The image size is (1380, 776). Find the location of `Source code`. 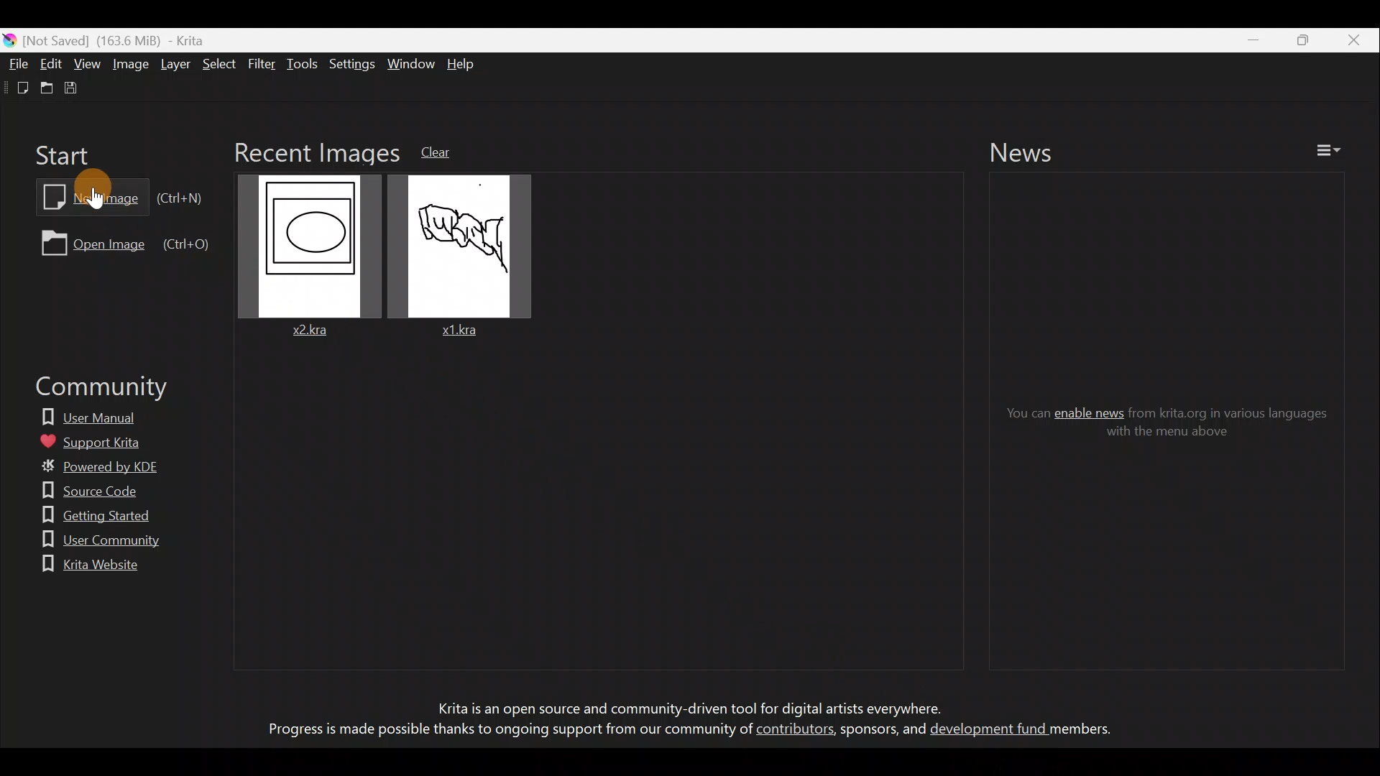

Source code is located at coordinates (83, 491).